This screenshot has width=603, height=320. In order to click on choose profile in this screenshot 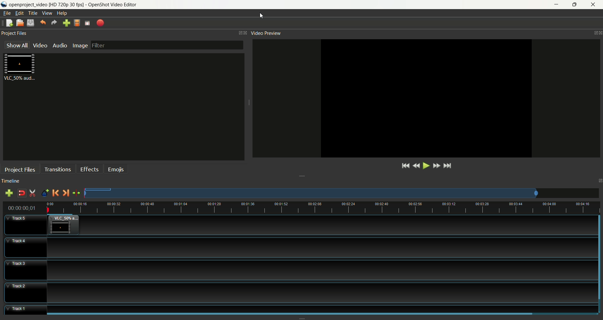, I will do `click(76, 23)`.